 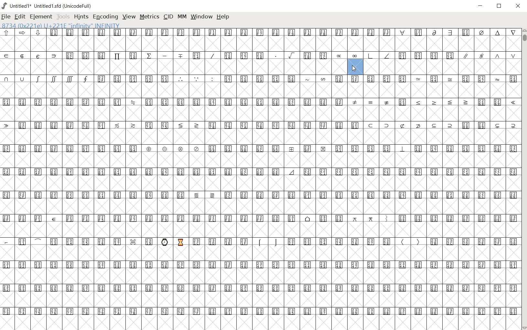 What do you see at coordinates (261, 149) in the screenshot?
I see `Unicode code points` at bounding box center [261, 149].